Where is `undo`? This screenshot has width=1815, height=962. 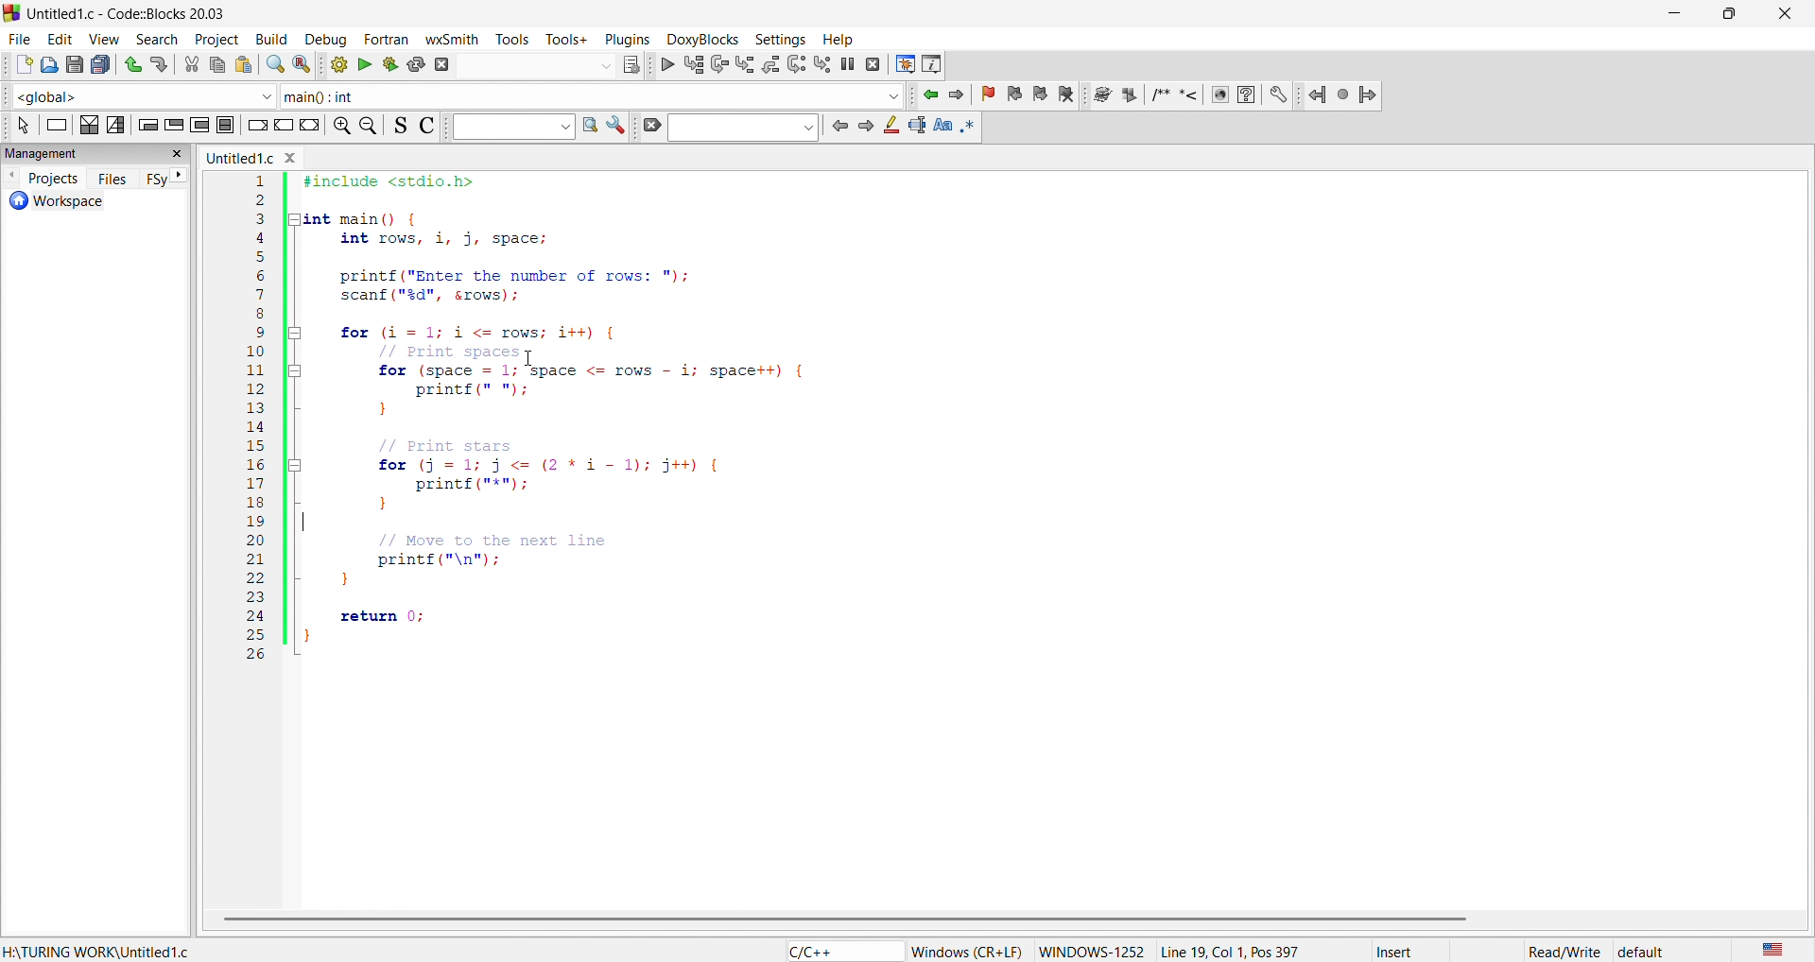
undo is located at coordinates (130, 61).